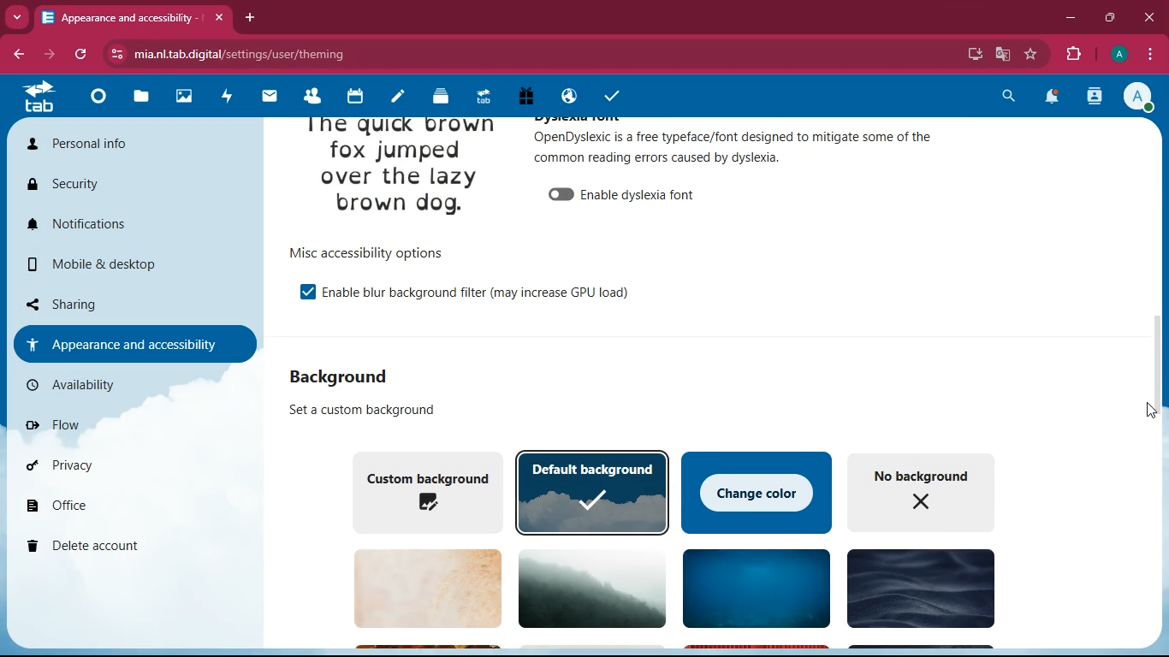 Image resolution: width=1169 pixels, height=657 pixels. What do you see at coordinates (566, 98) in the screenshot?
I see `public` at bounding box center [566, 98].